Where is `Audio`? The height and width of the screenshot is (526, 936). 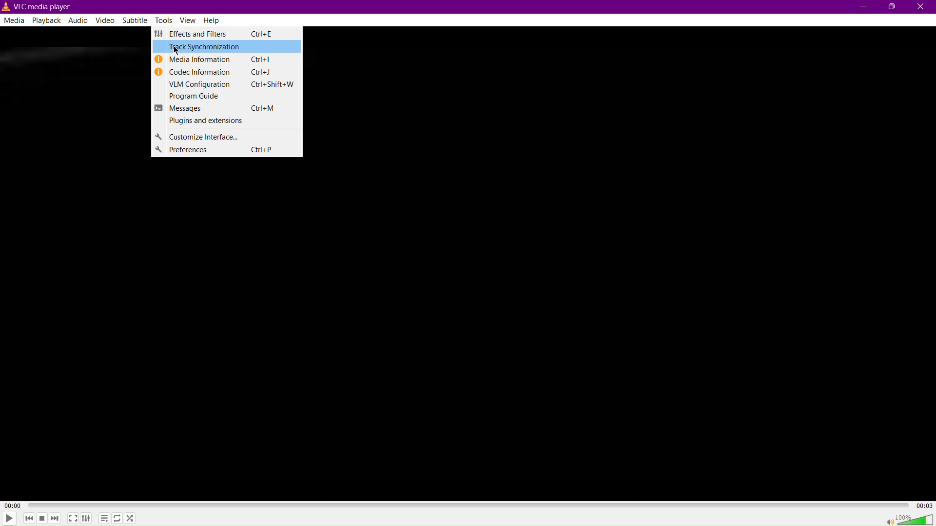 Audio is located at coordinates (80, 20).